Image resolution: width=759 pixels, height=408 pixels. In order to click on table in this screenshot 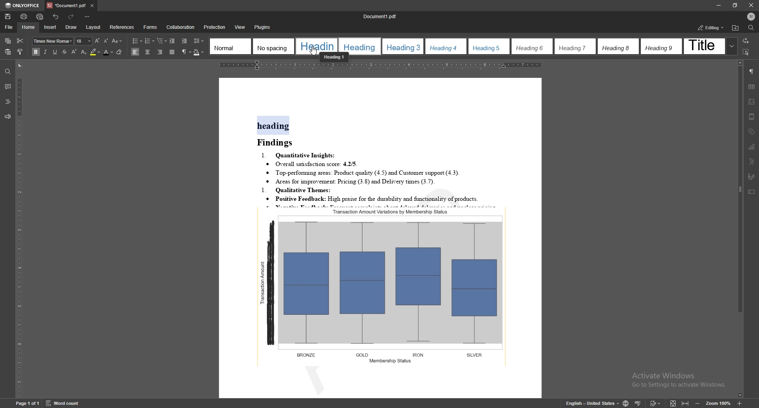, I will do `click(752, 87)`.